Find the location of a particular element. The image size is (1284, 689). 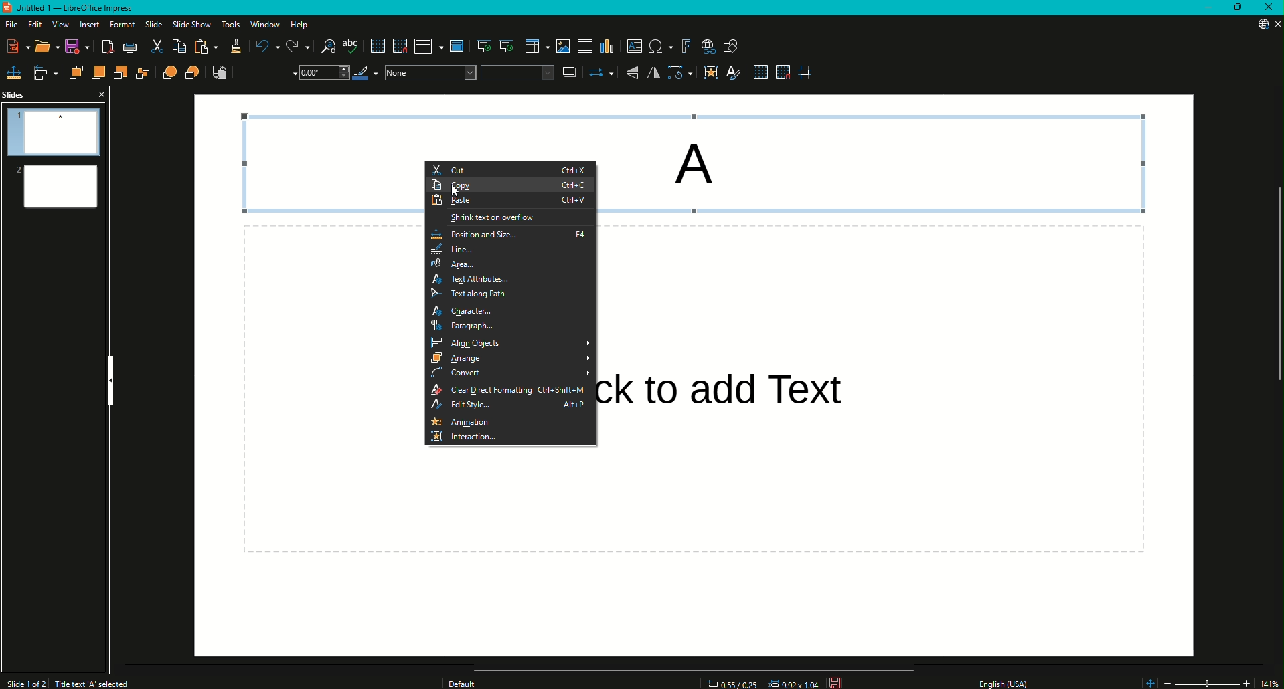

Table is located at coordinates (533, 44).